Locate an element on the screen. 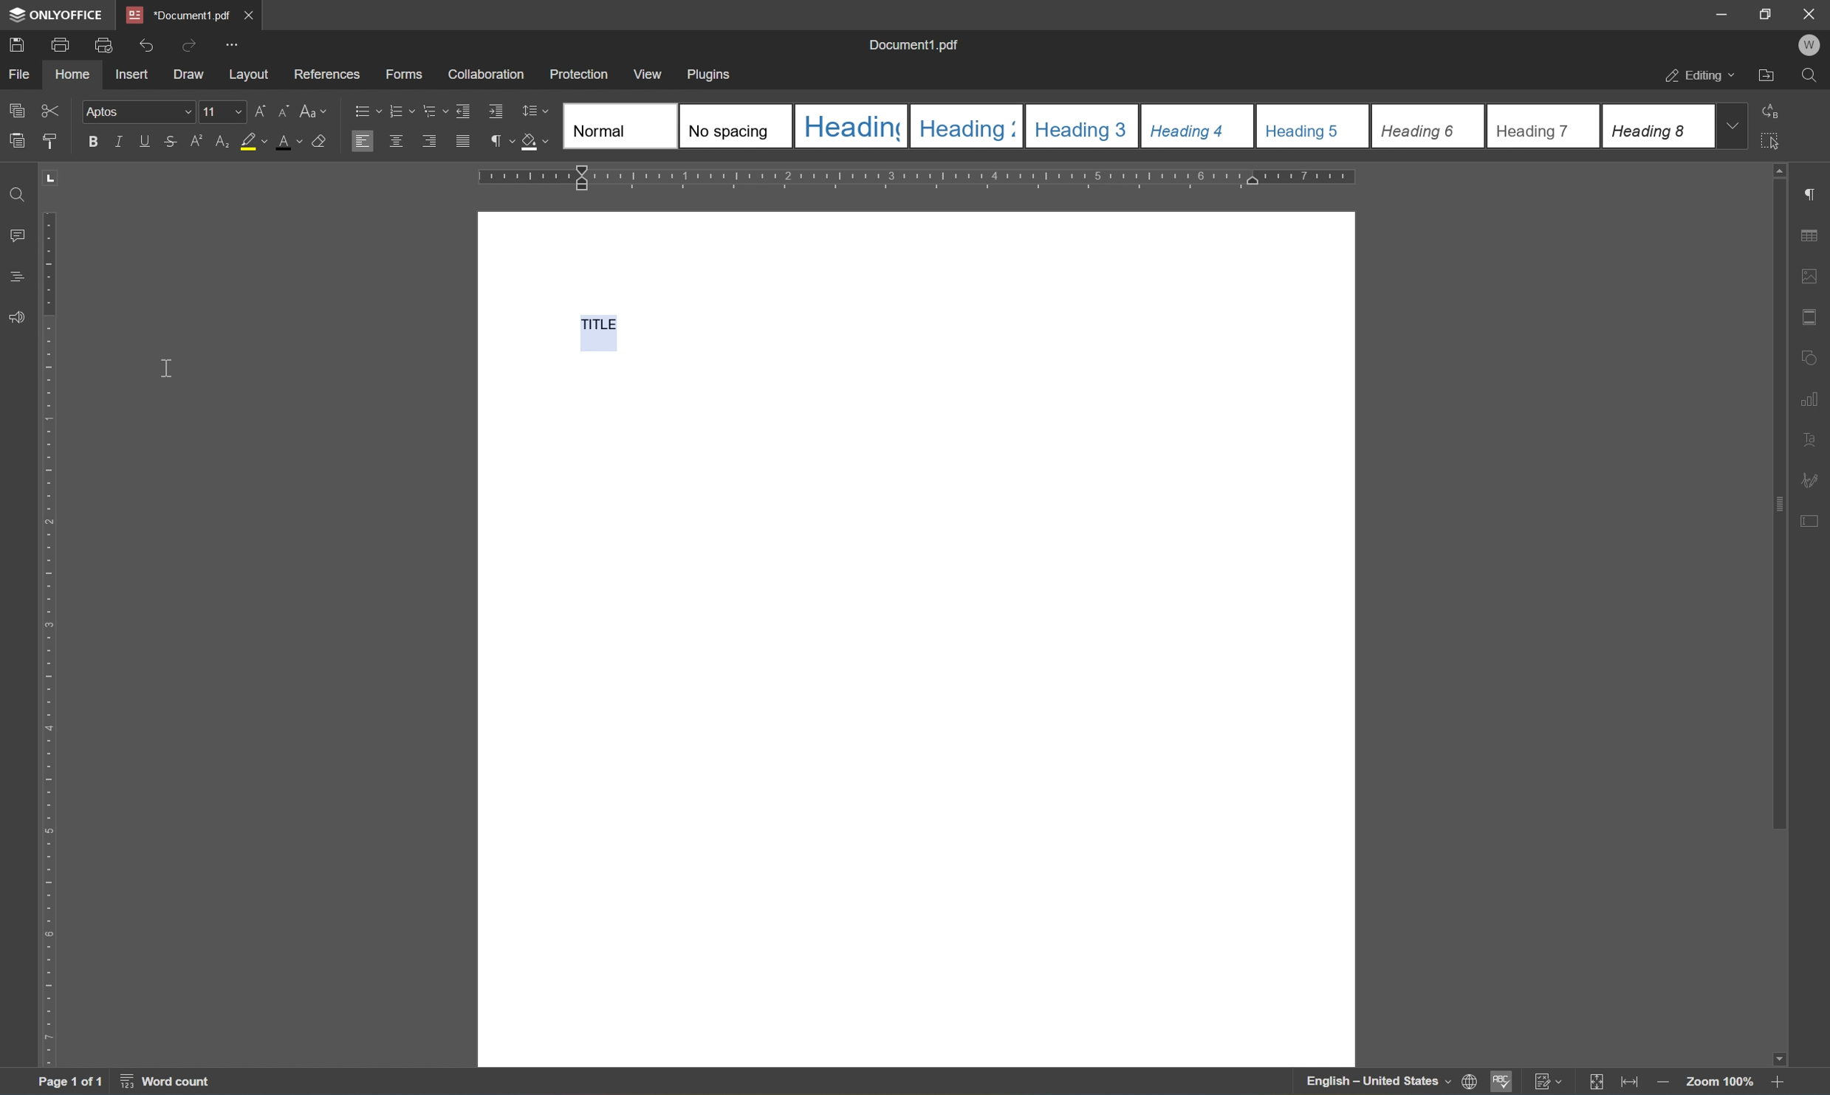  Align Left is located at coordinates (363, 141).